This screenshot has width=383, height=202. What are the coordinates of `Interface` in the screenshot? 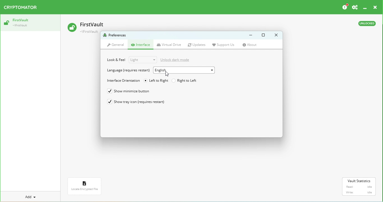 It's located at (142, 45).